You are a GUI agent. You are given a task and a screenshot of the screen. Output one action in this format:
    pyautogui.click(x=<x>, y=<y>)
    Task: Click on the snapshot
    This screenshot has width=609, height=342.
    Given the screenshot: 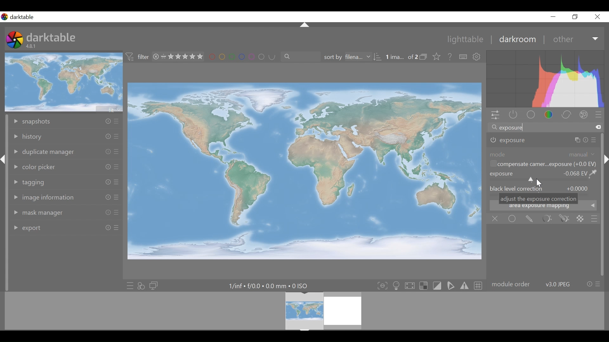 What is the action you would take?
    pyautogui.click(x=65, y=122)
    